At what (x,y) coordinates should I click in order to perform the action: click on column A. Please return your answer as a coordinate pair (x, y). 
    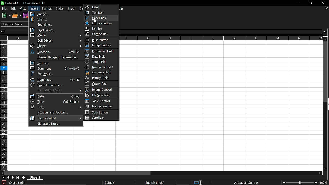
    Looking at the image, I should click on (18, 38).